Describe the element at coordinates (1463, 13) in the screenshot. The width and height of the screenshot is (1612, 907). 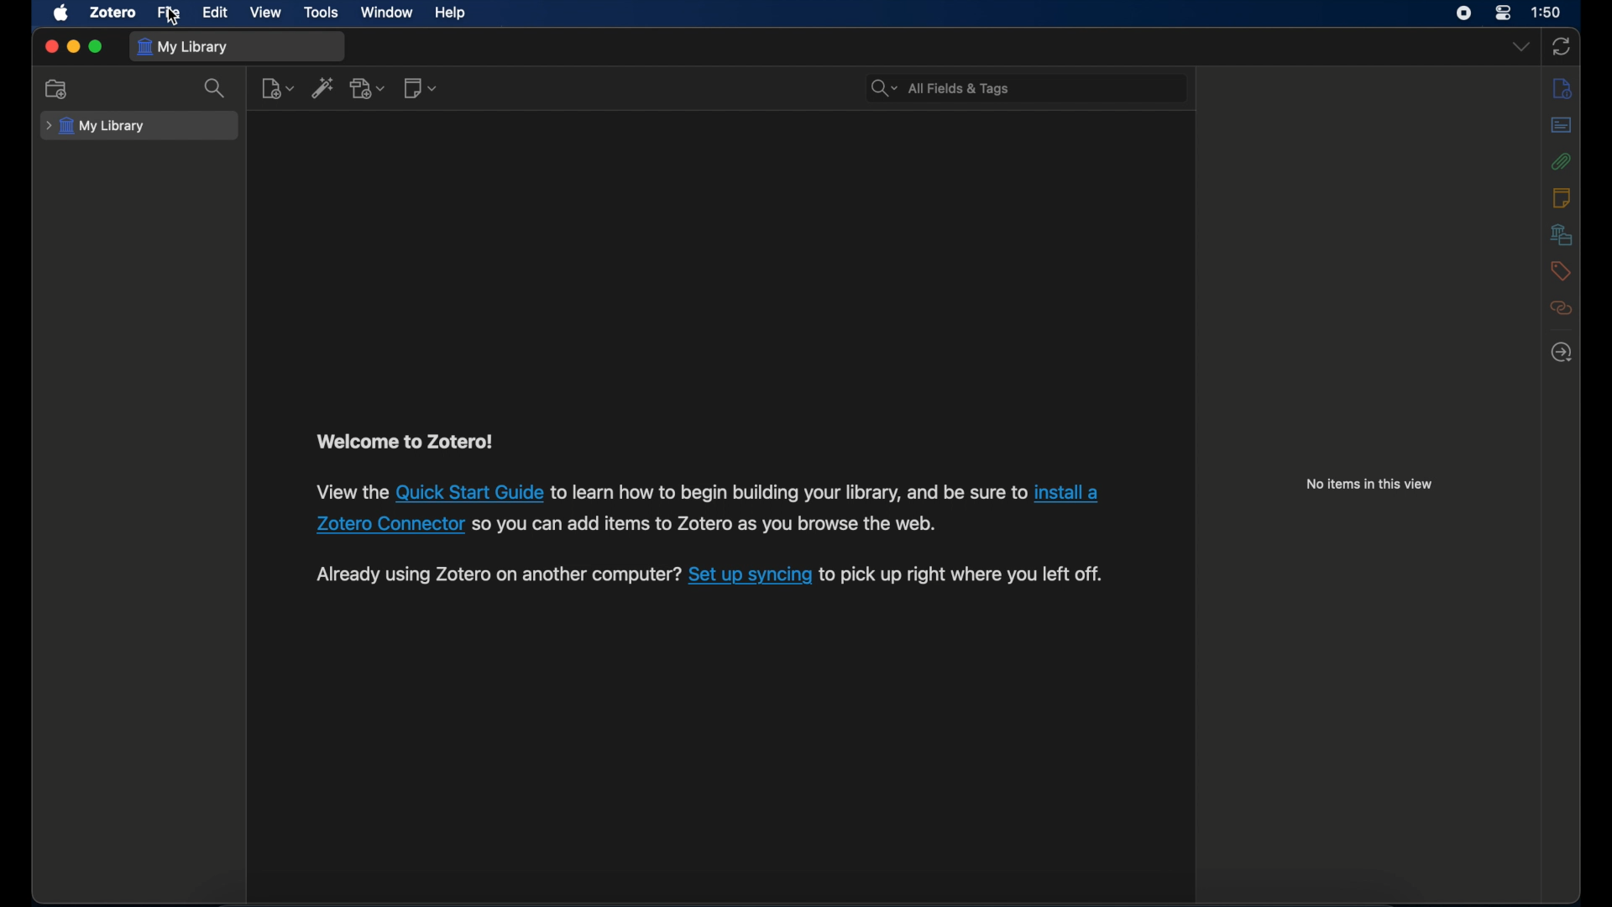
I see `screen  recorder` at that location.